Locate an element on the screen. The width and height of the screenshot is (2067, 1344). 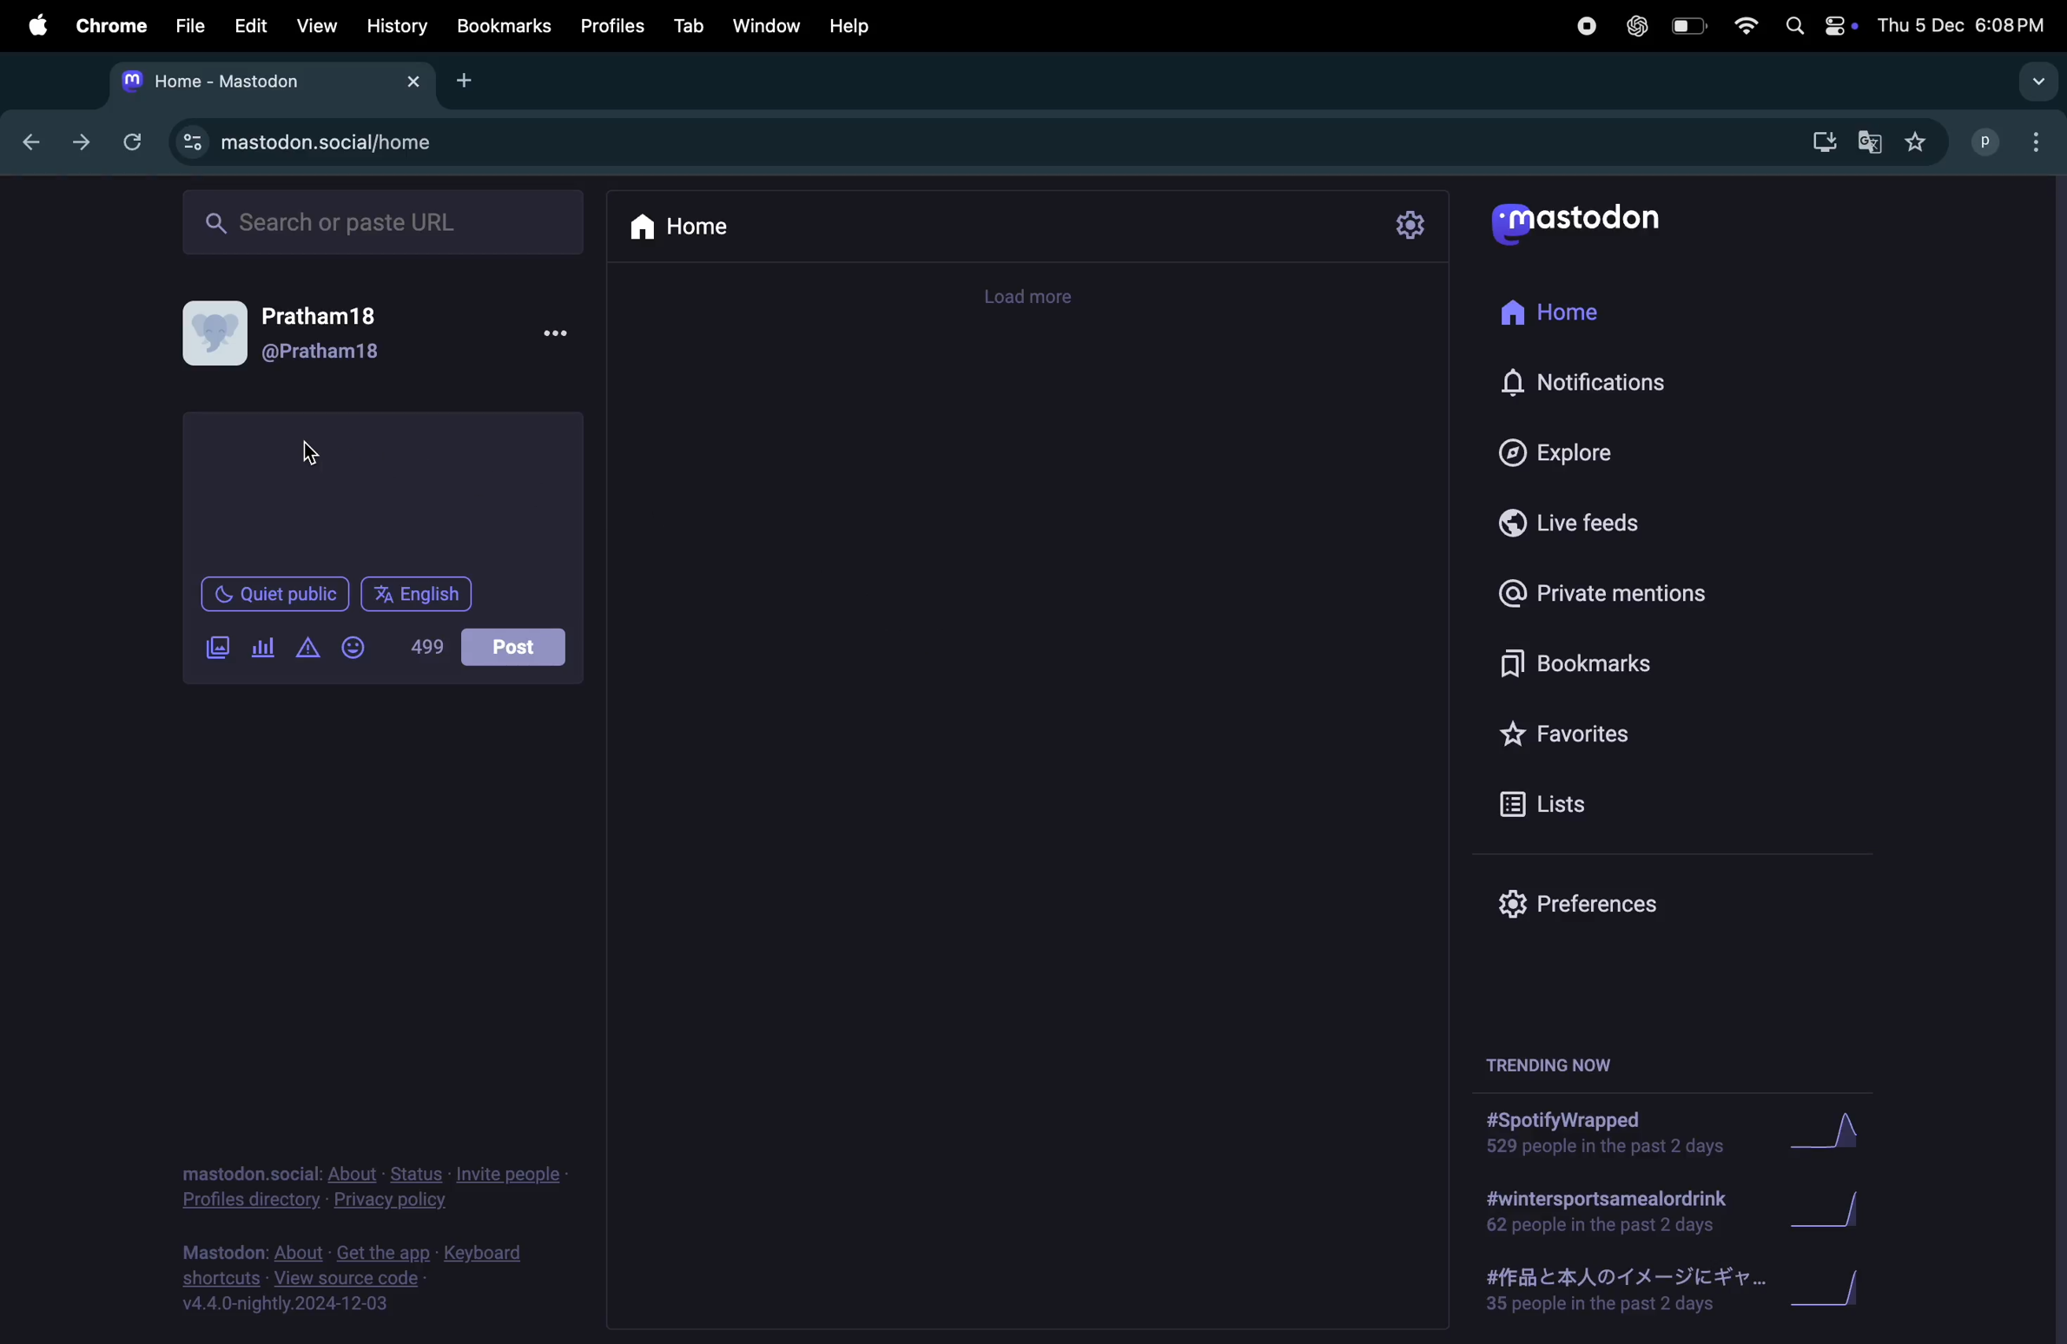
favourites is located at coordinates (1920, 147).